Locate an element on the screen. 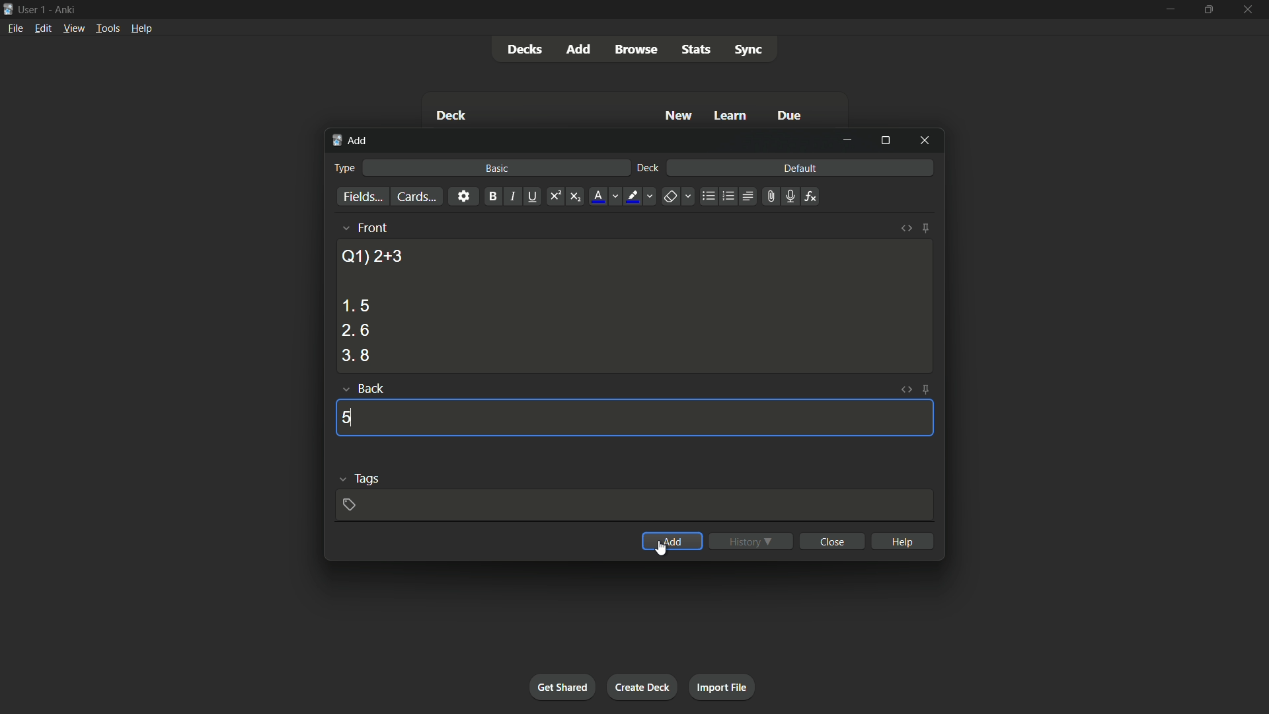  option 3 is located at coordinates (356, 356).